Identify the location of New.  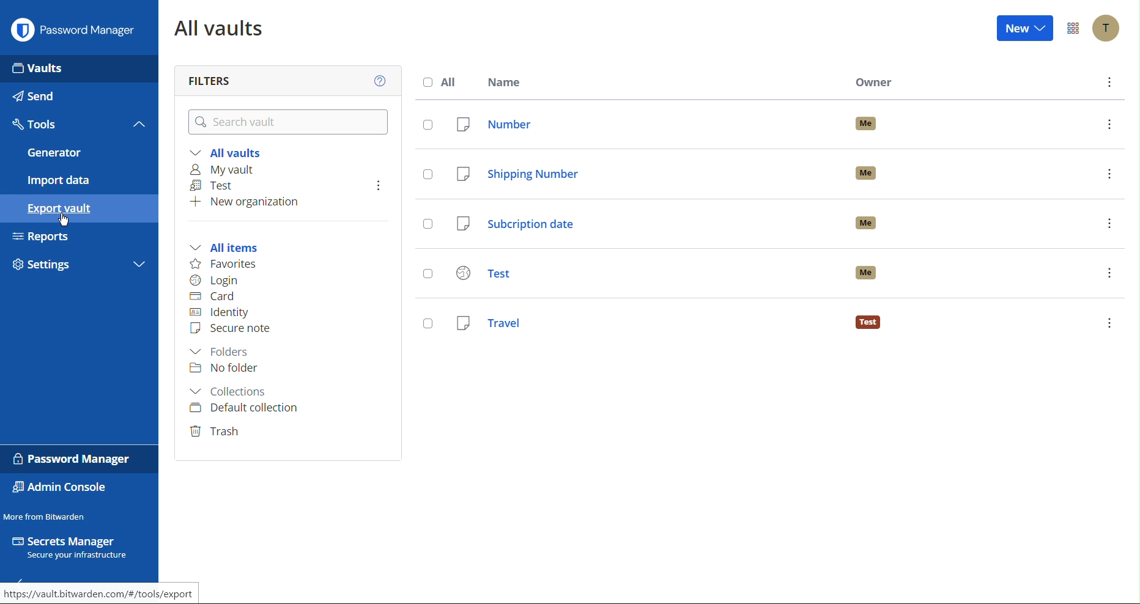
(1027, 30).